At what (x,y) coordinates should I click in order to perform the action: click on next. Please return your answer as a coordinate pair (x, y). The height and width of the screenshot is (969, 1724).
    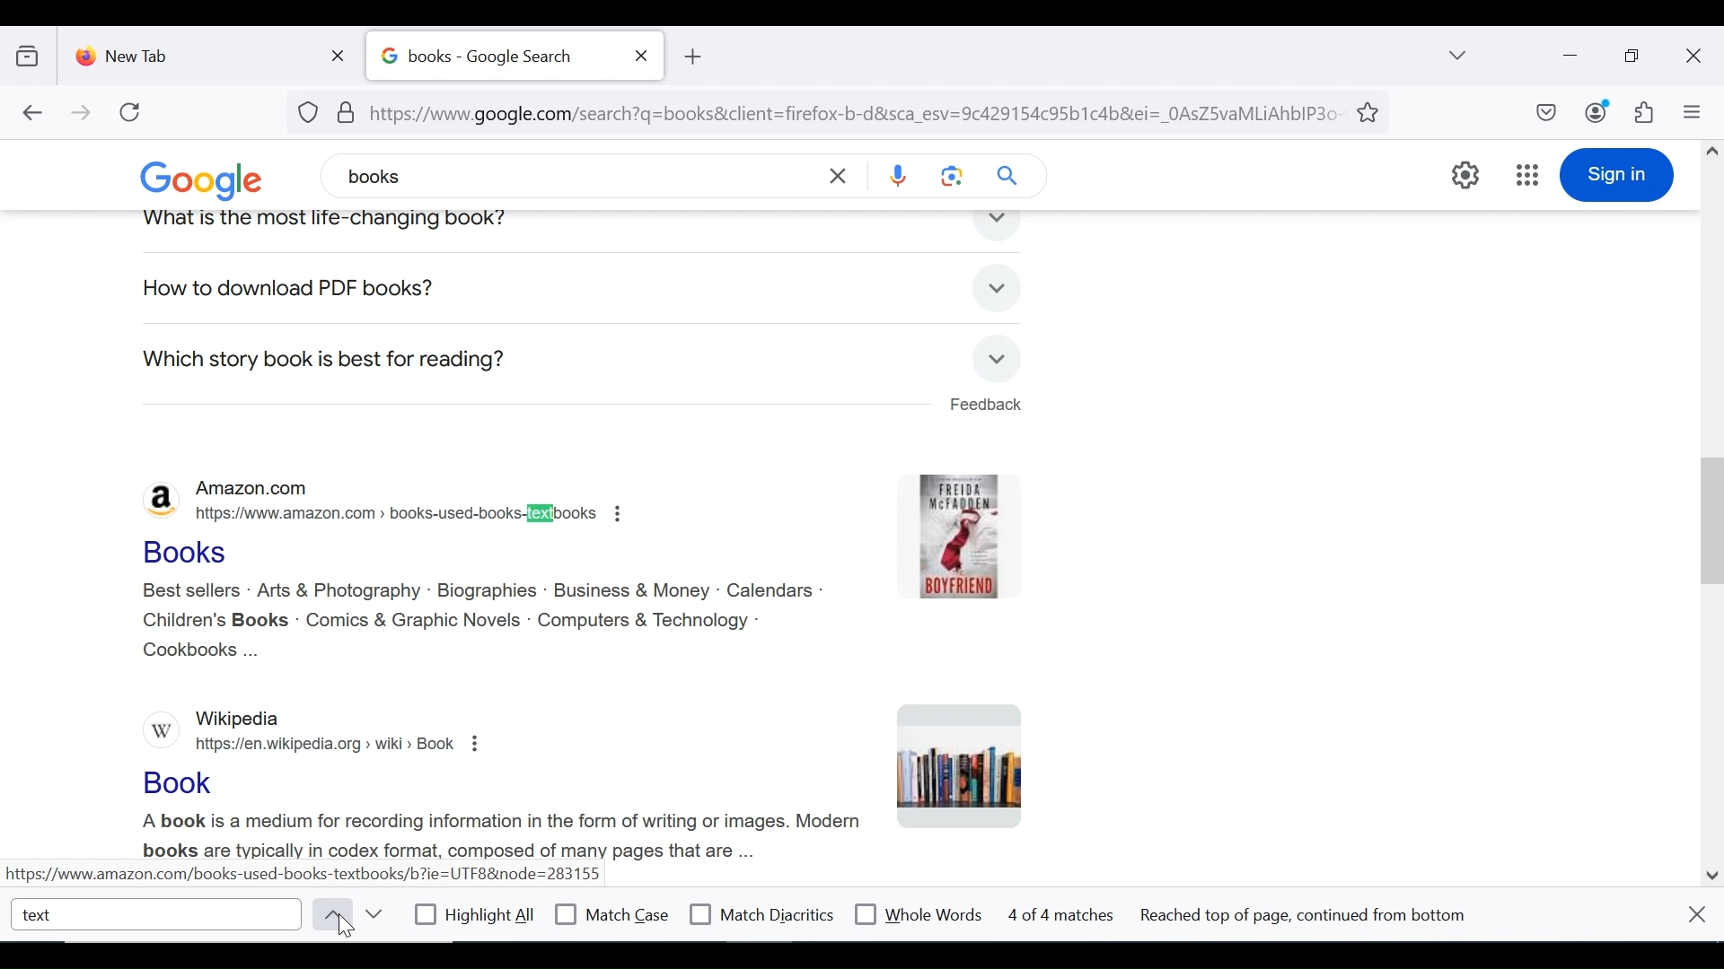
    Looking at the image, I should click on (373, 914).